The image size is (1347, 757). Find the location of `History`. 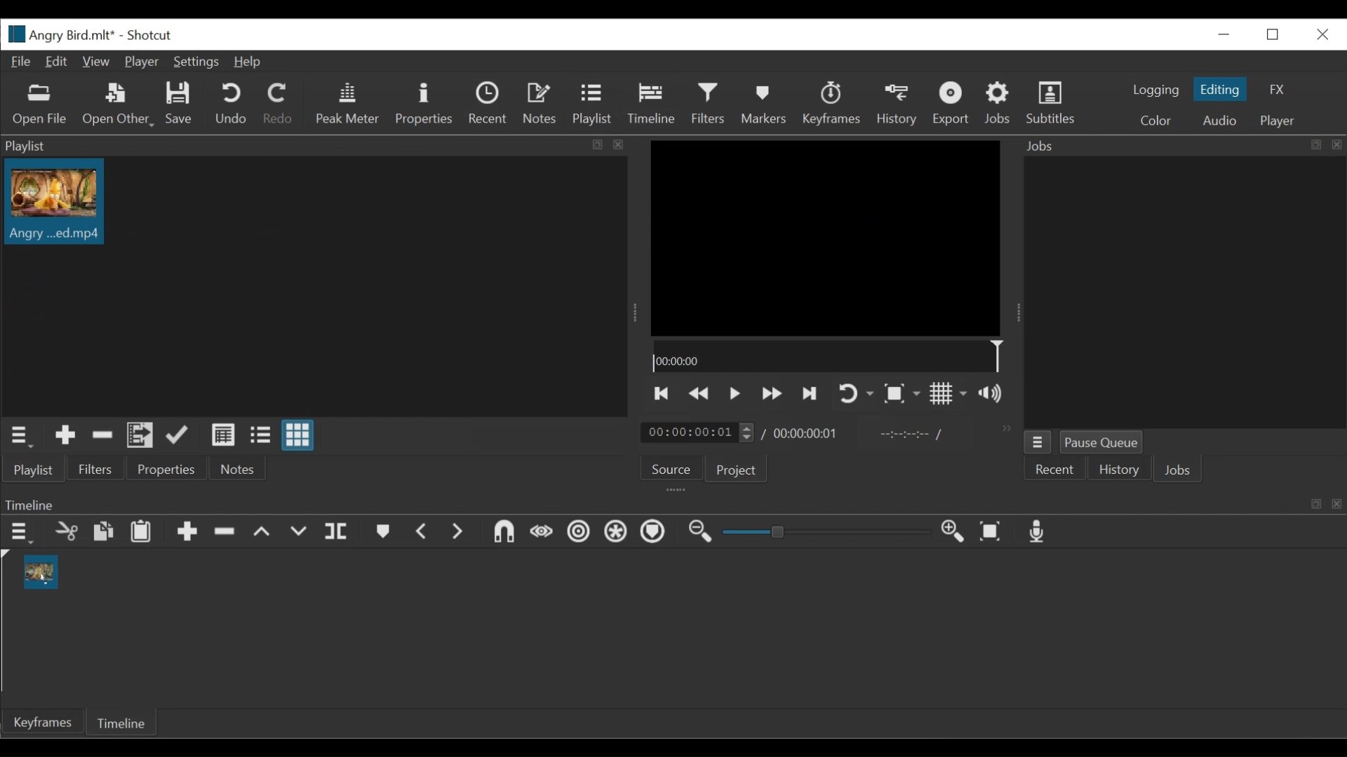

History is located at coordinates (1119, 470).